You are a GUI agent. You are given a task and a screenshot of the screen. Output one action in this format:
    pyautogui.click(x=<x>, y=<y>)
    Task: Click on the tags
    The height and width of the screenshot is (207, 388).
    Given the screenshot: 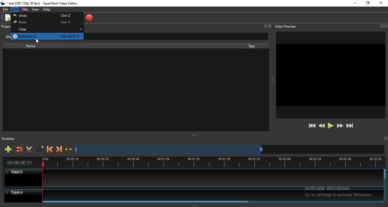 What is the action you would take?
    pyautogui.click(x=252, y=46)
    